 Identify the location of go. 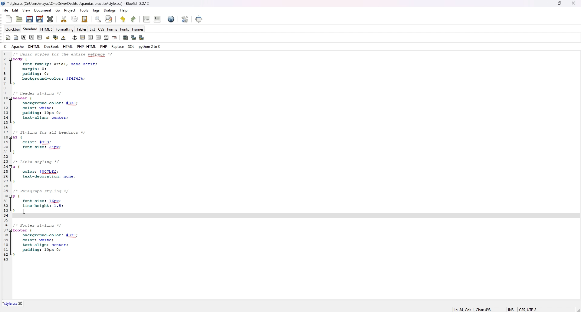
(58, 10).